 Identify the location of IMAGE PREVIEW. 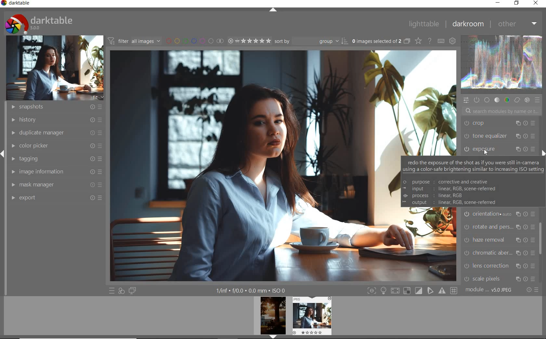
(273, 318).